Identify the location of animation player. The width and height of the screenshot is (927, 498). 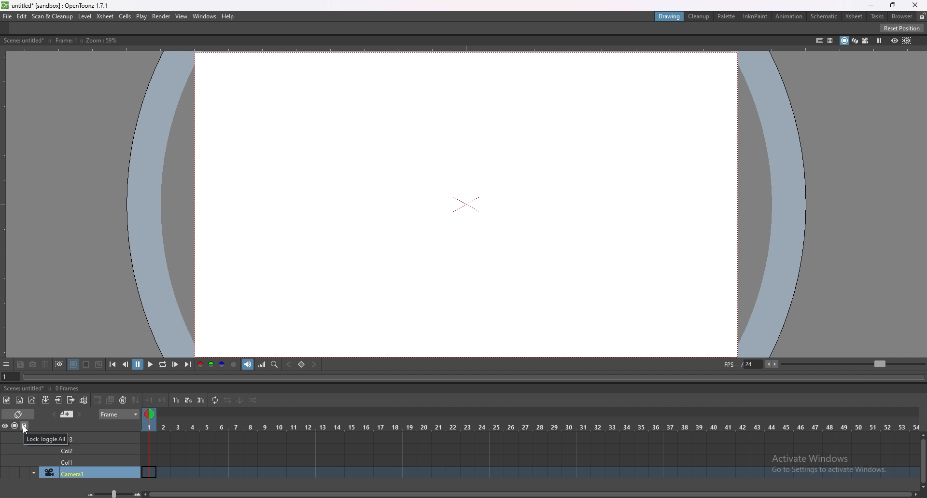
(467, 377).